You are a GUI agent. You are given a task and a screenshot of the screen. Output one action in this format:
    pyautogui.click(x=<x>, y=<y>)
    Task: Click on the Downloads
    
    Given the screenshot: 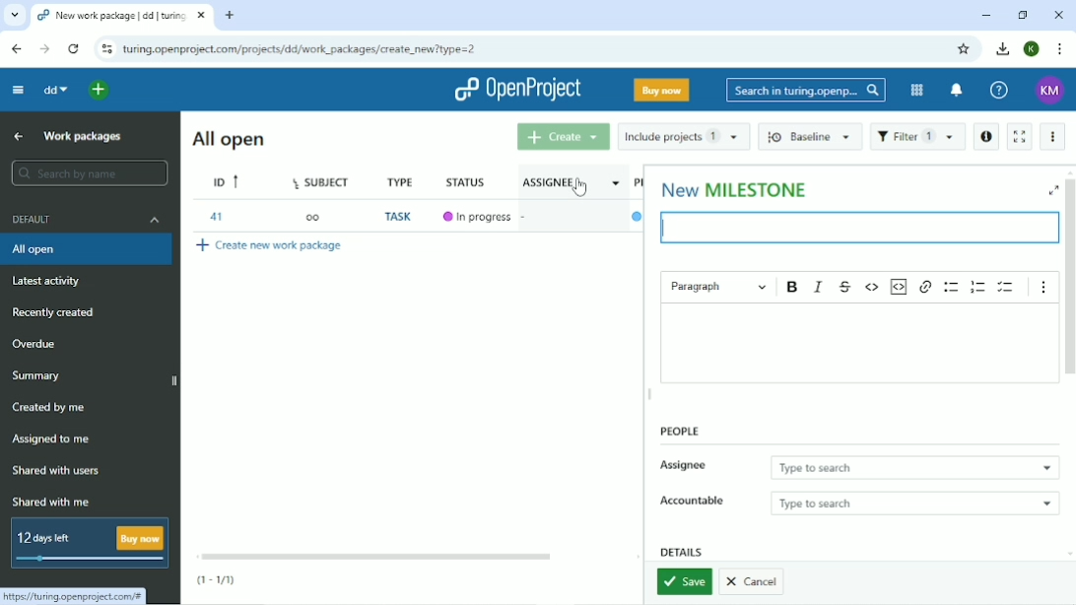 What is the action you would take?
    pyautogui.click(x=1003, y=48)
    